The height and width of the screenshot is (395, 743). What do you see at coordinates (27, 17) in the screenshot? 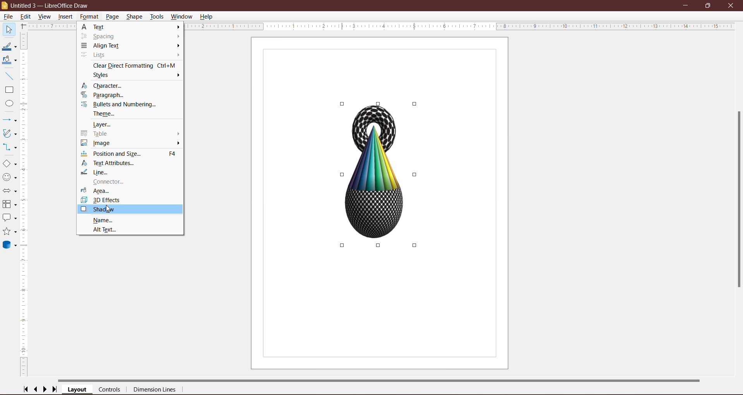
I see `Edit` at bounding box center [27, 17].